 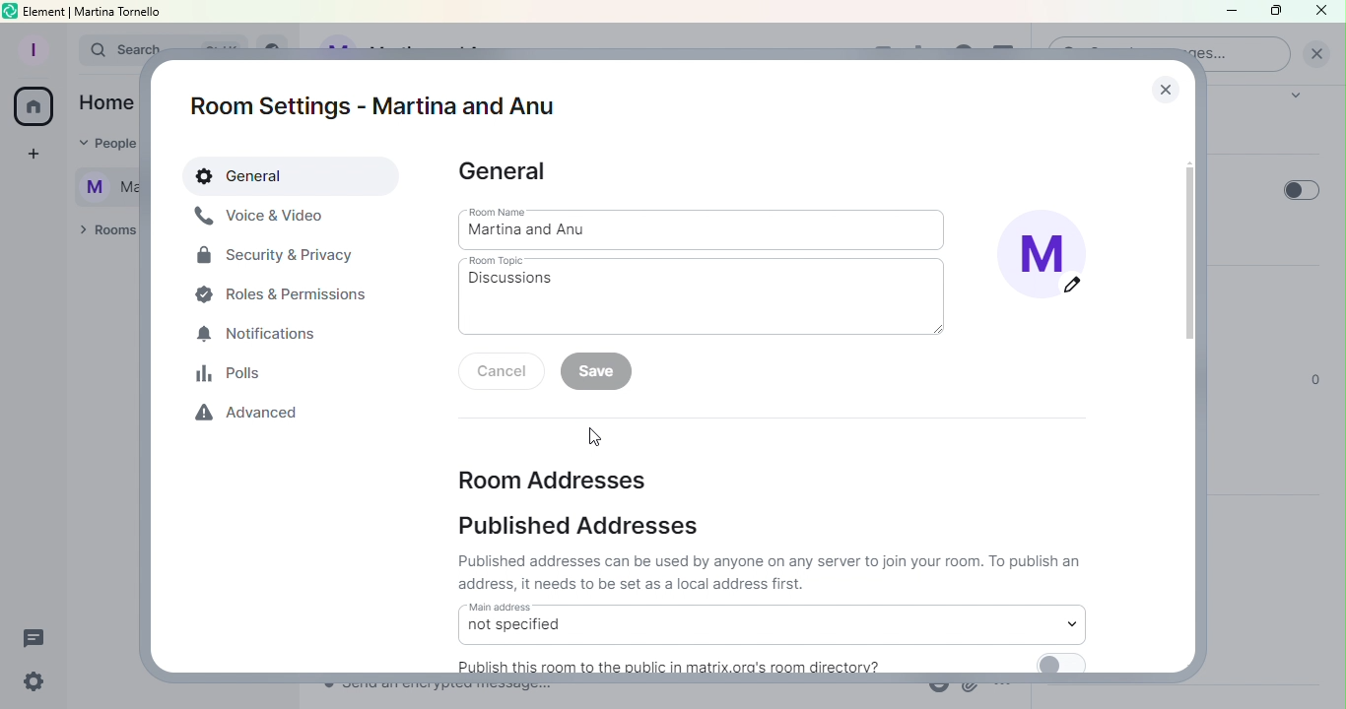 I want to click on Minimize, so click(x=1229, y=13).